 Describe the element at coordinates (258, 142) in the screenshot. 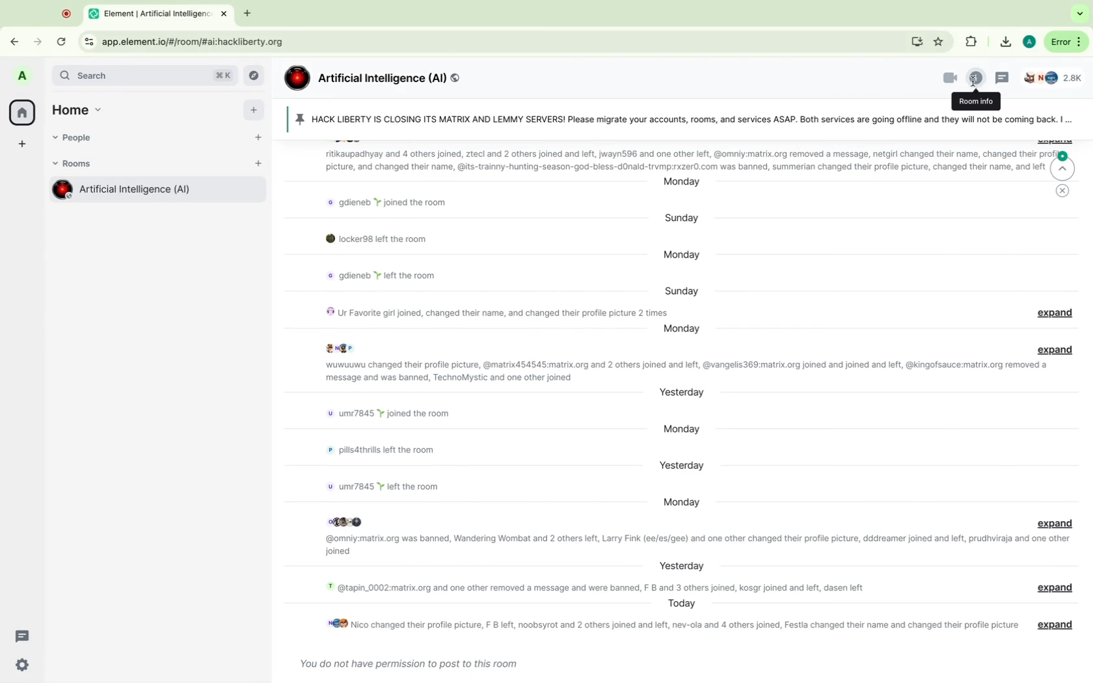

I see `start chat` at that location.